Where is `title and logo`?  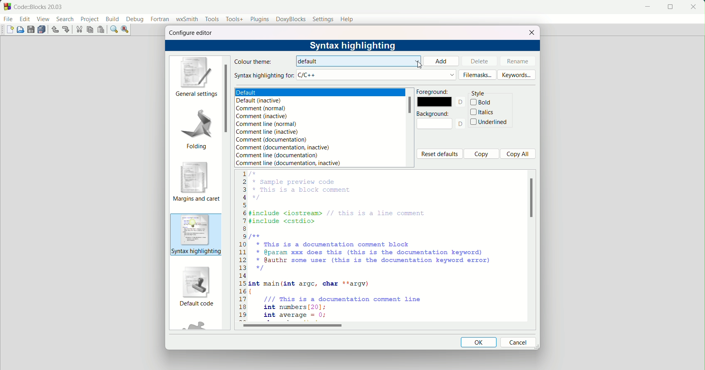
title and logo is located at coordinates (34, 6).